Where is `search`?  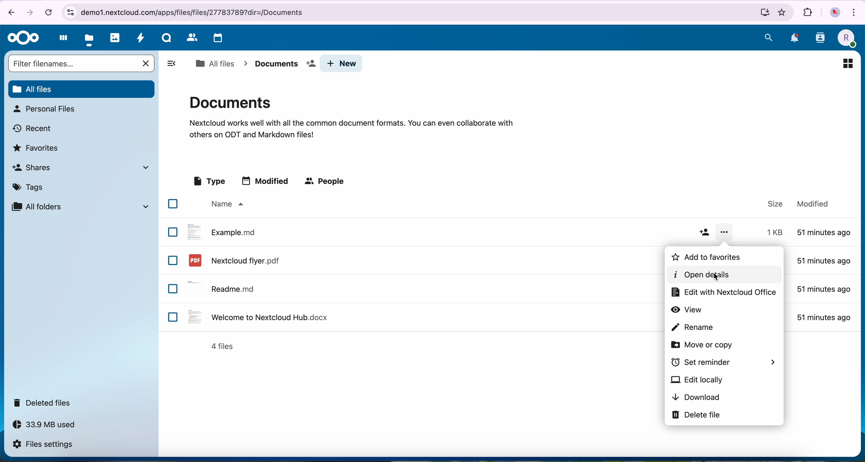 search is located at coordinates (769, 37).